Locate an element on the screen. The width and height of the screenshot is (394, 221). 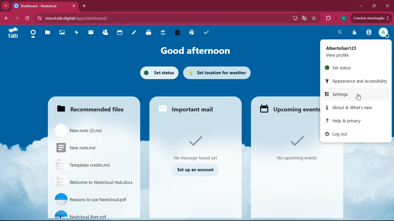
calendar is located at coordinates (120, 32).